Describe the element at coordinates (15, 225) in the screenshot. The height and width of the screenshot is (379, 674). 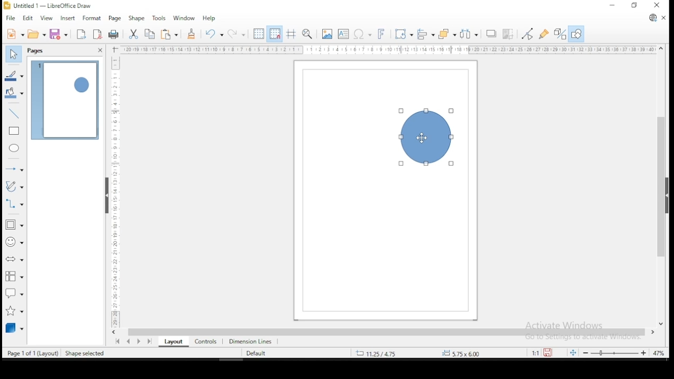
I see `simple shapes` at that location.